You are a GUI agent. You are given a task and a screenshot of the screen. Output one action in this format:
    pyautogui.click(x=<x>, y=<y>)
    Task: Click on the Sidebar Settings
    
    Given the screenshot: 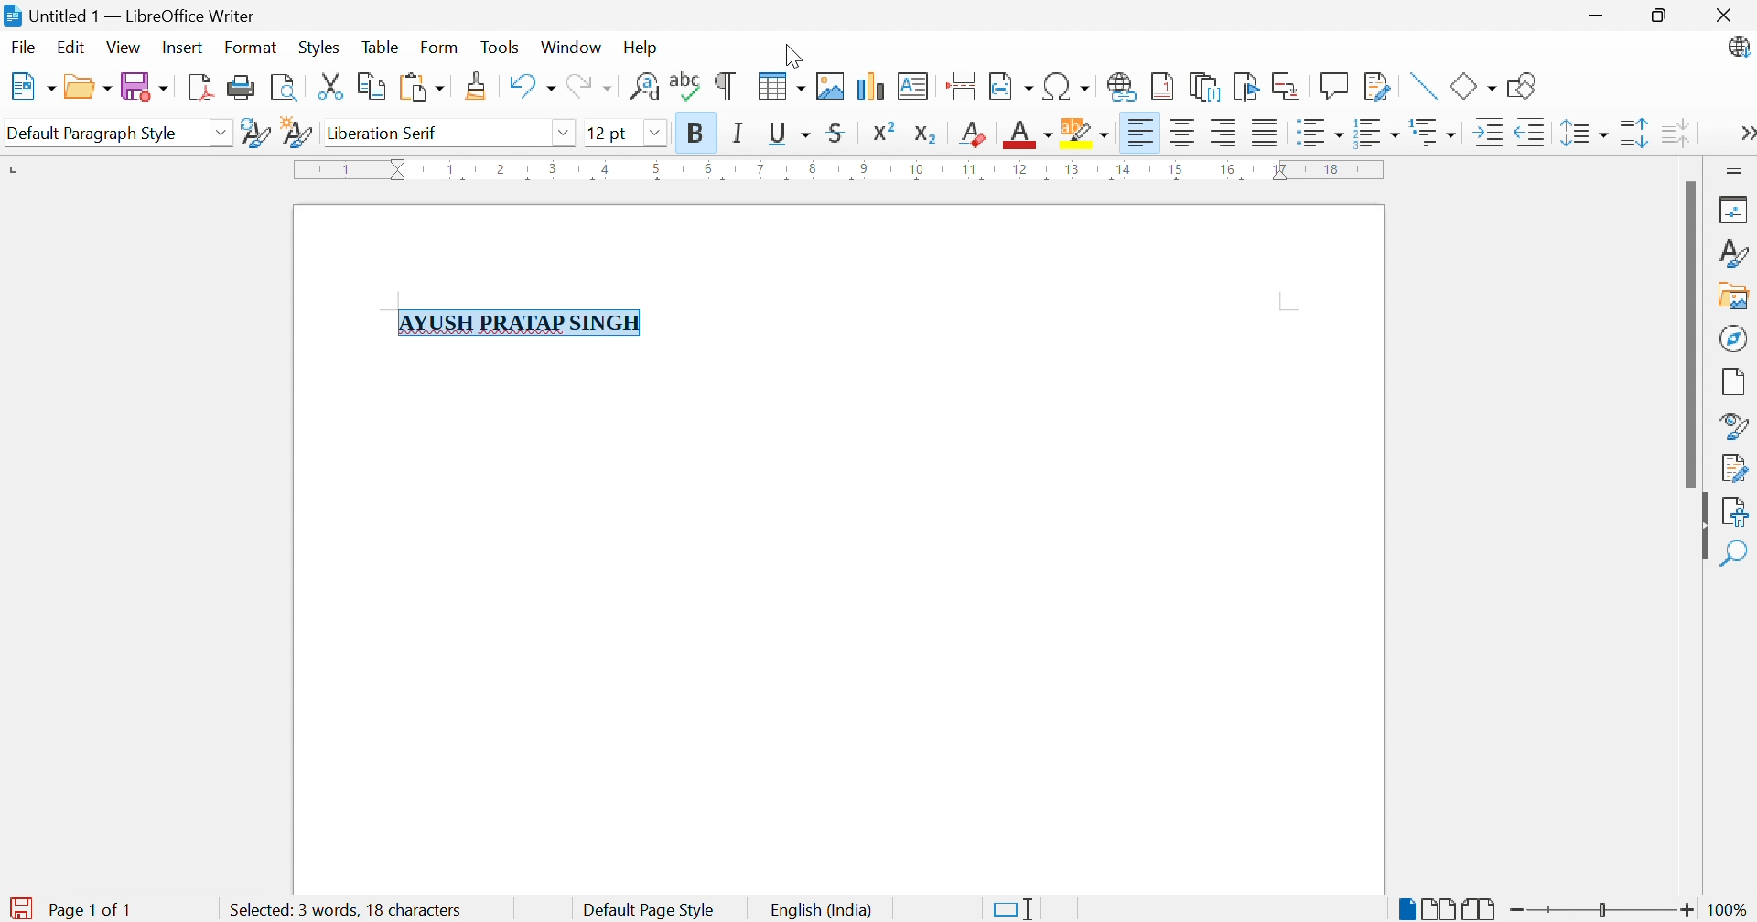 What is the action you would take?
    pyautogui.click(x=1731, y=172)
    